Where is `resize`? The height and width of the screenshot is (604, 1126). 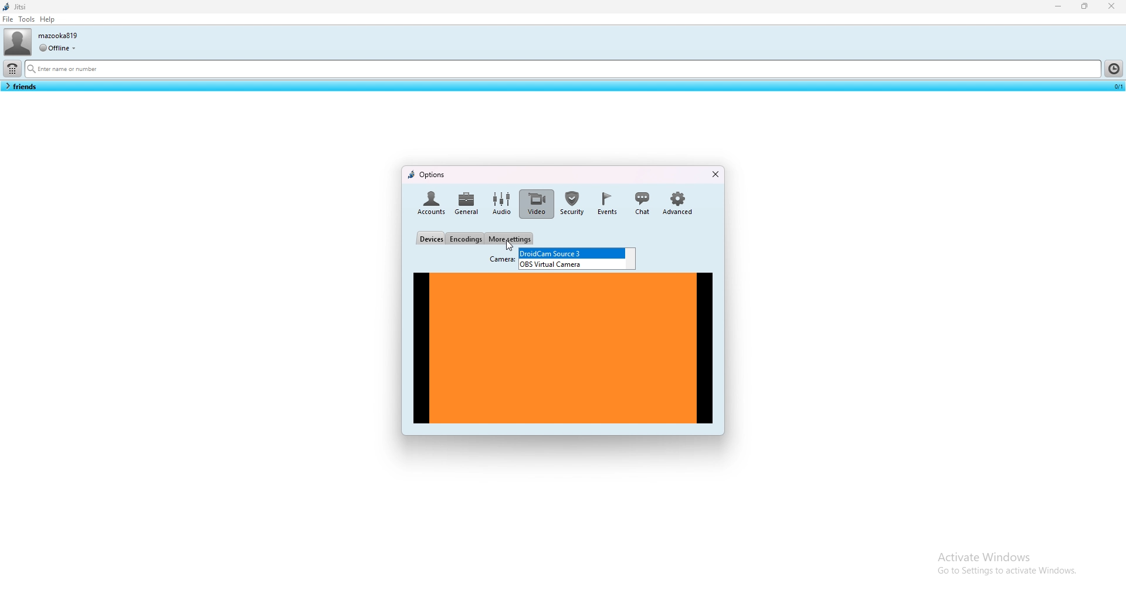 resize is located at coordinates (1086, 6).